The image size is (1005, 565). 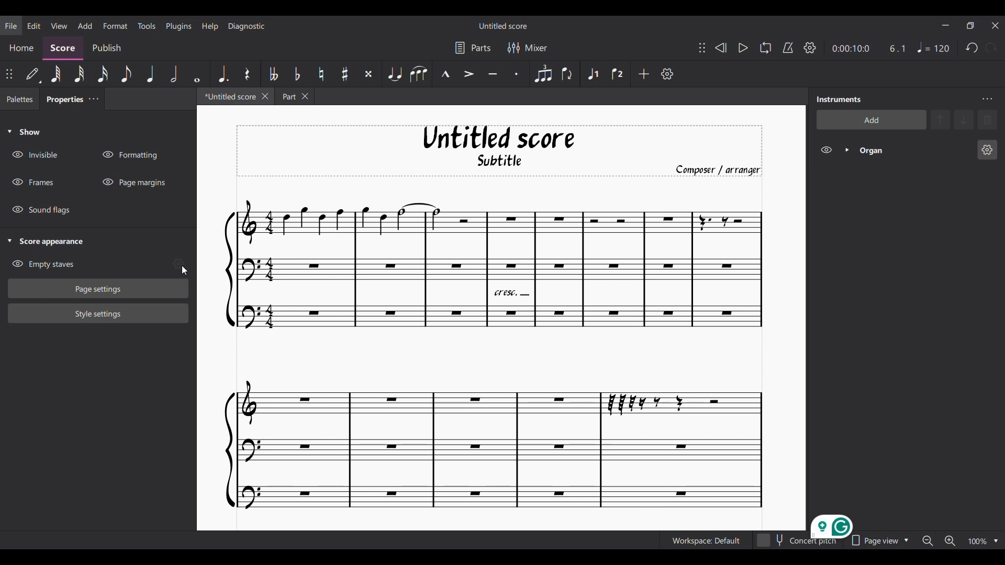 What do you see at coordinates (839, 99) in the screenshot?
I see `Panel title` at bounding box center [839, 99].